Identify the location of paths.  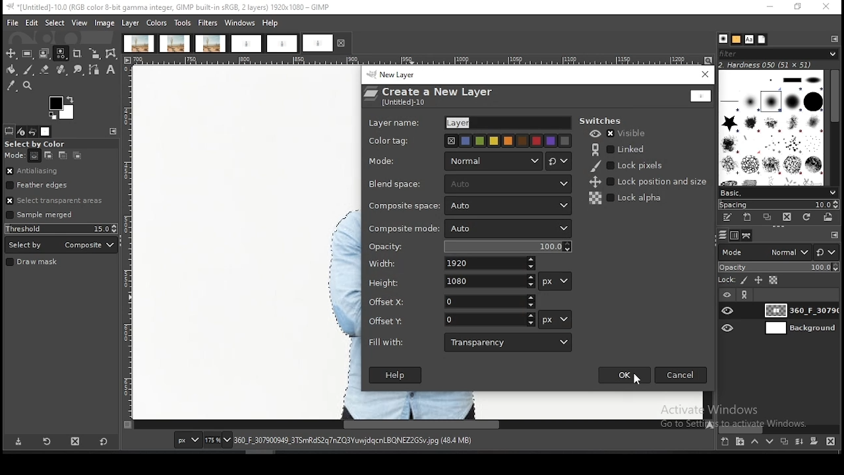
(748, 236).